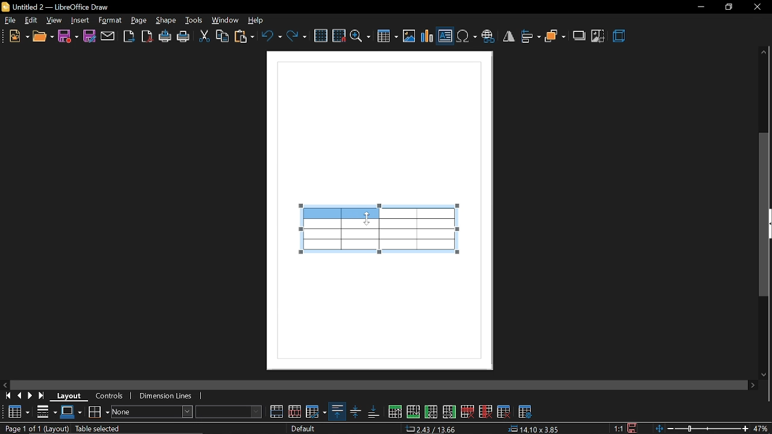 Image resolution: width=772 pixels, height=434 pixels. Describe the element at coordinates (355, 412) in the screenshot. I see `align center` at that location.